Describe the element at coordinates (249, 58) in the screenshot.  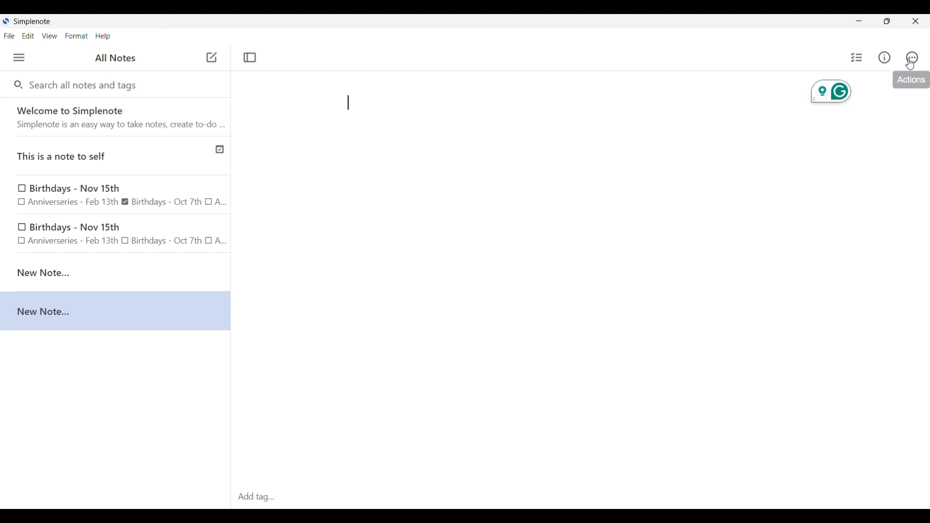
I see `Toggle focus mode` at that location.